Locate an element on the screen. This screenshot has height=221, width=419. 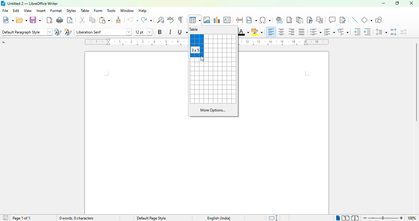
toggle formatting marks is located at coordinates (180, 20).